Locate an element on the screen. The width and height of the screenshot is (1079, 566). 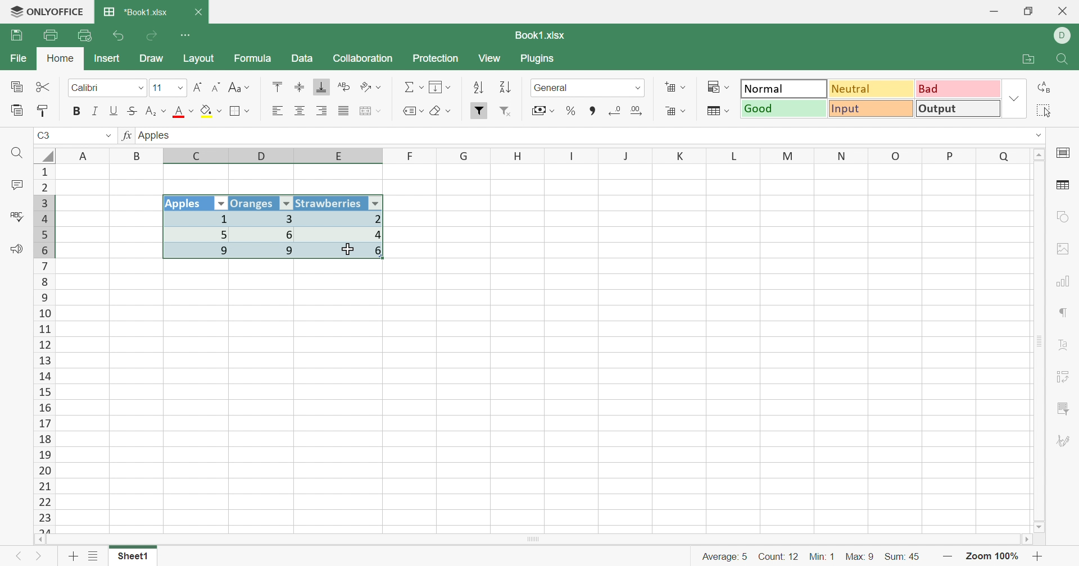
Summation is located at coordinates (414, 88).